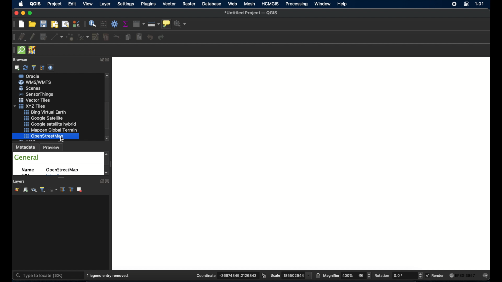 This screenshot has width=502, height=282. Describe the element at coordinates (38, 88) in the screenshot. I see `ms sql server` at that location.